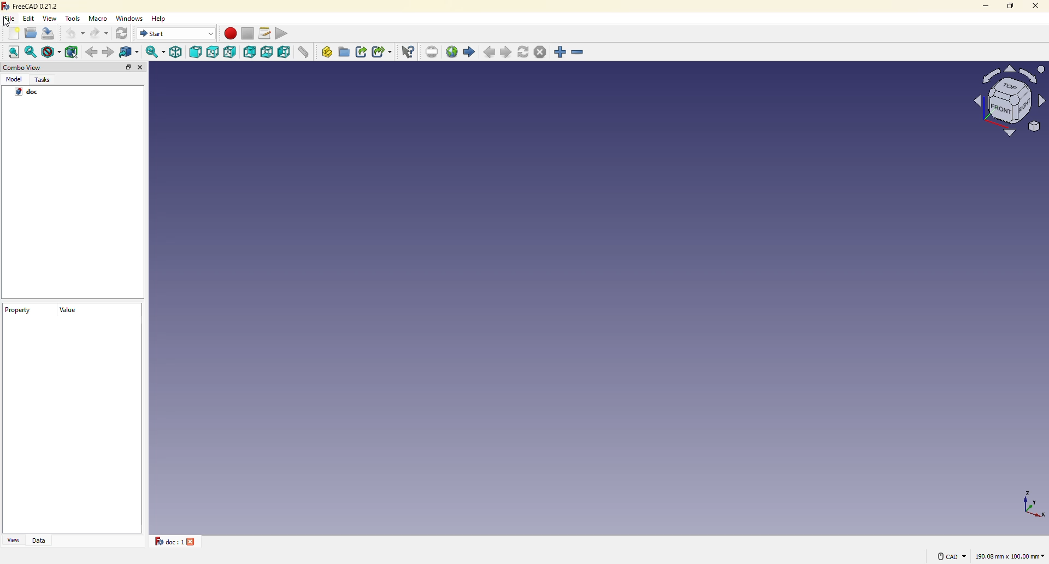 This screenshot has height=564, width=1049. Describe the element at coordinates (382, 53) in the screenshot. I see `make sub link` at that location.